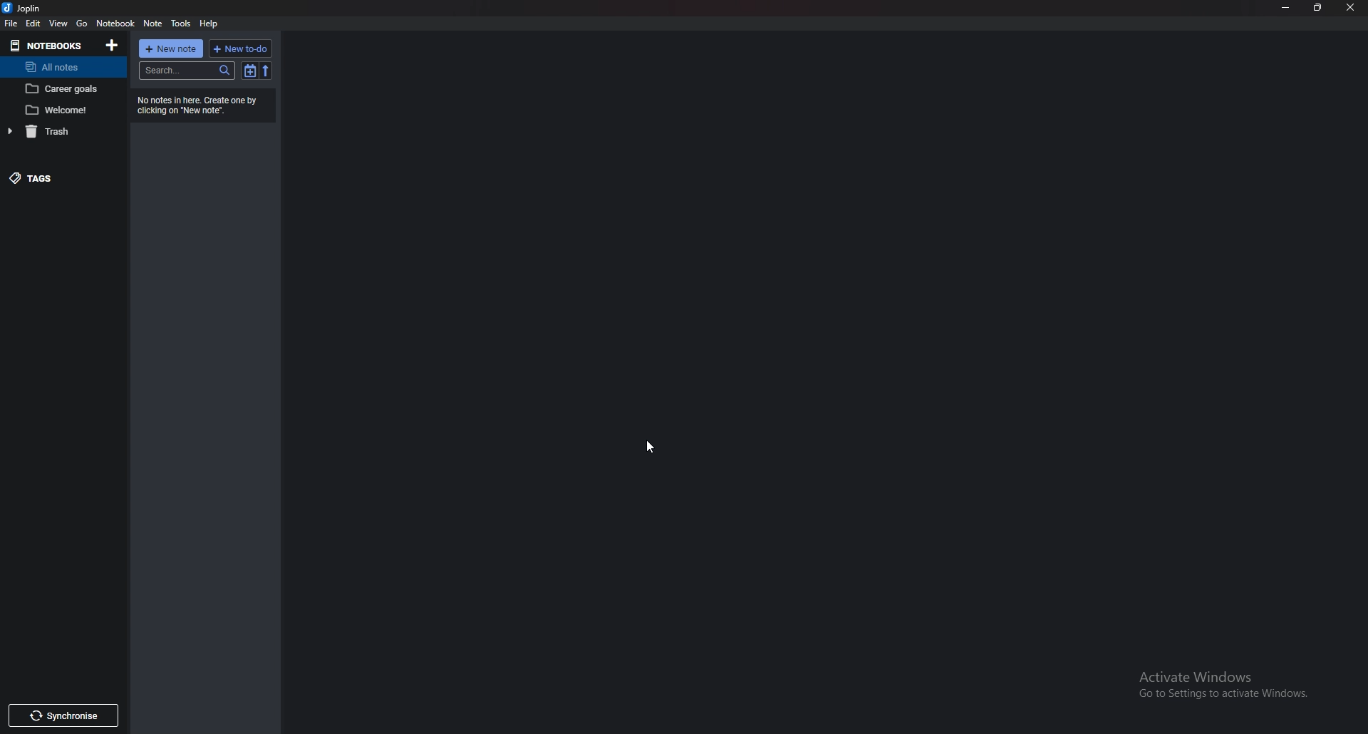 Image resolution: width=1368 pixels, height=734 pixels. I want to click on note, so click(153, 23).